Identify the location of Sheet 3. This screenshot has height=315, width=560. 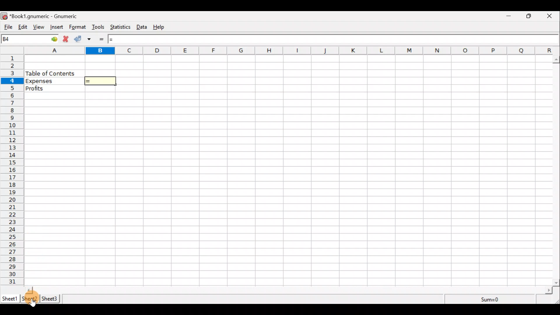
(51, 299).